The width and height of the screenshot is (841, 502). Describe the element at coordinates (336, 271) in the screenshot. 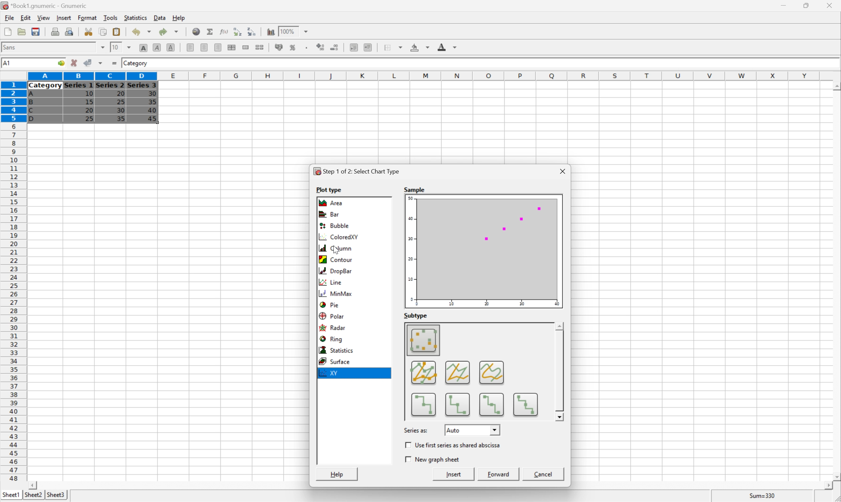

I see `Drop bar` at that location.